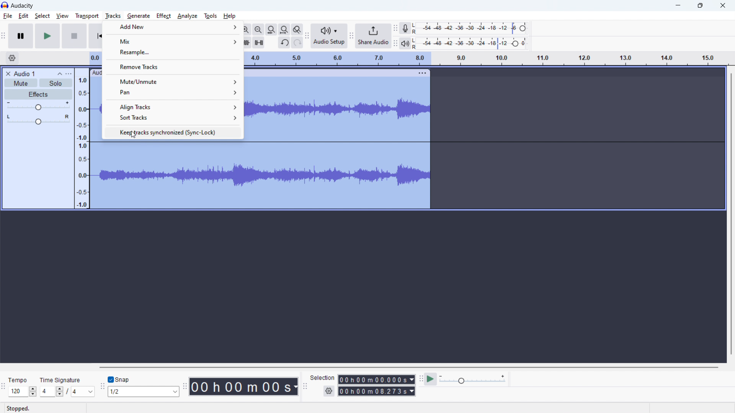  I want to click on selection settings, so click(329, 391).